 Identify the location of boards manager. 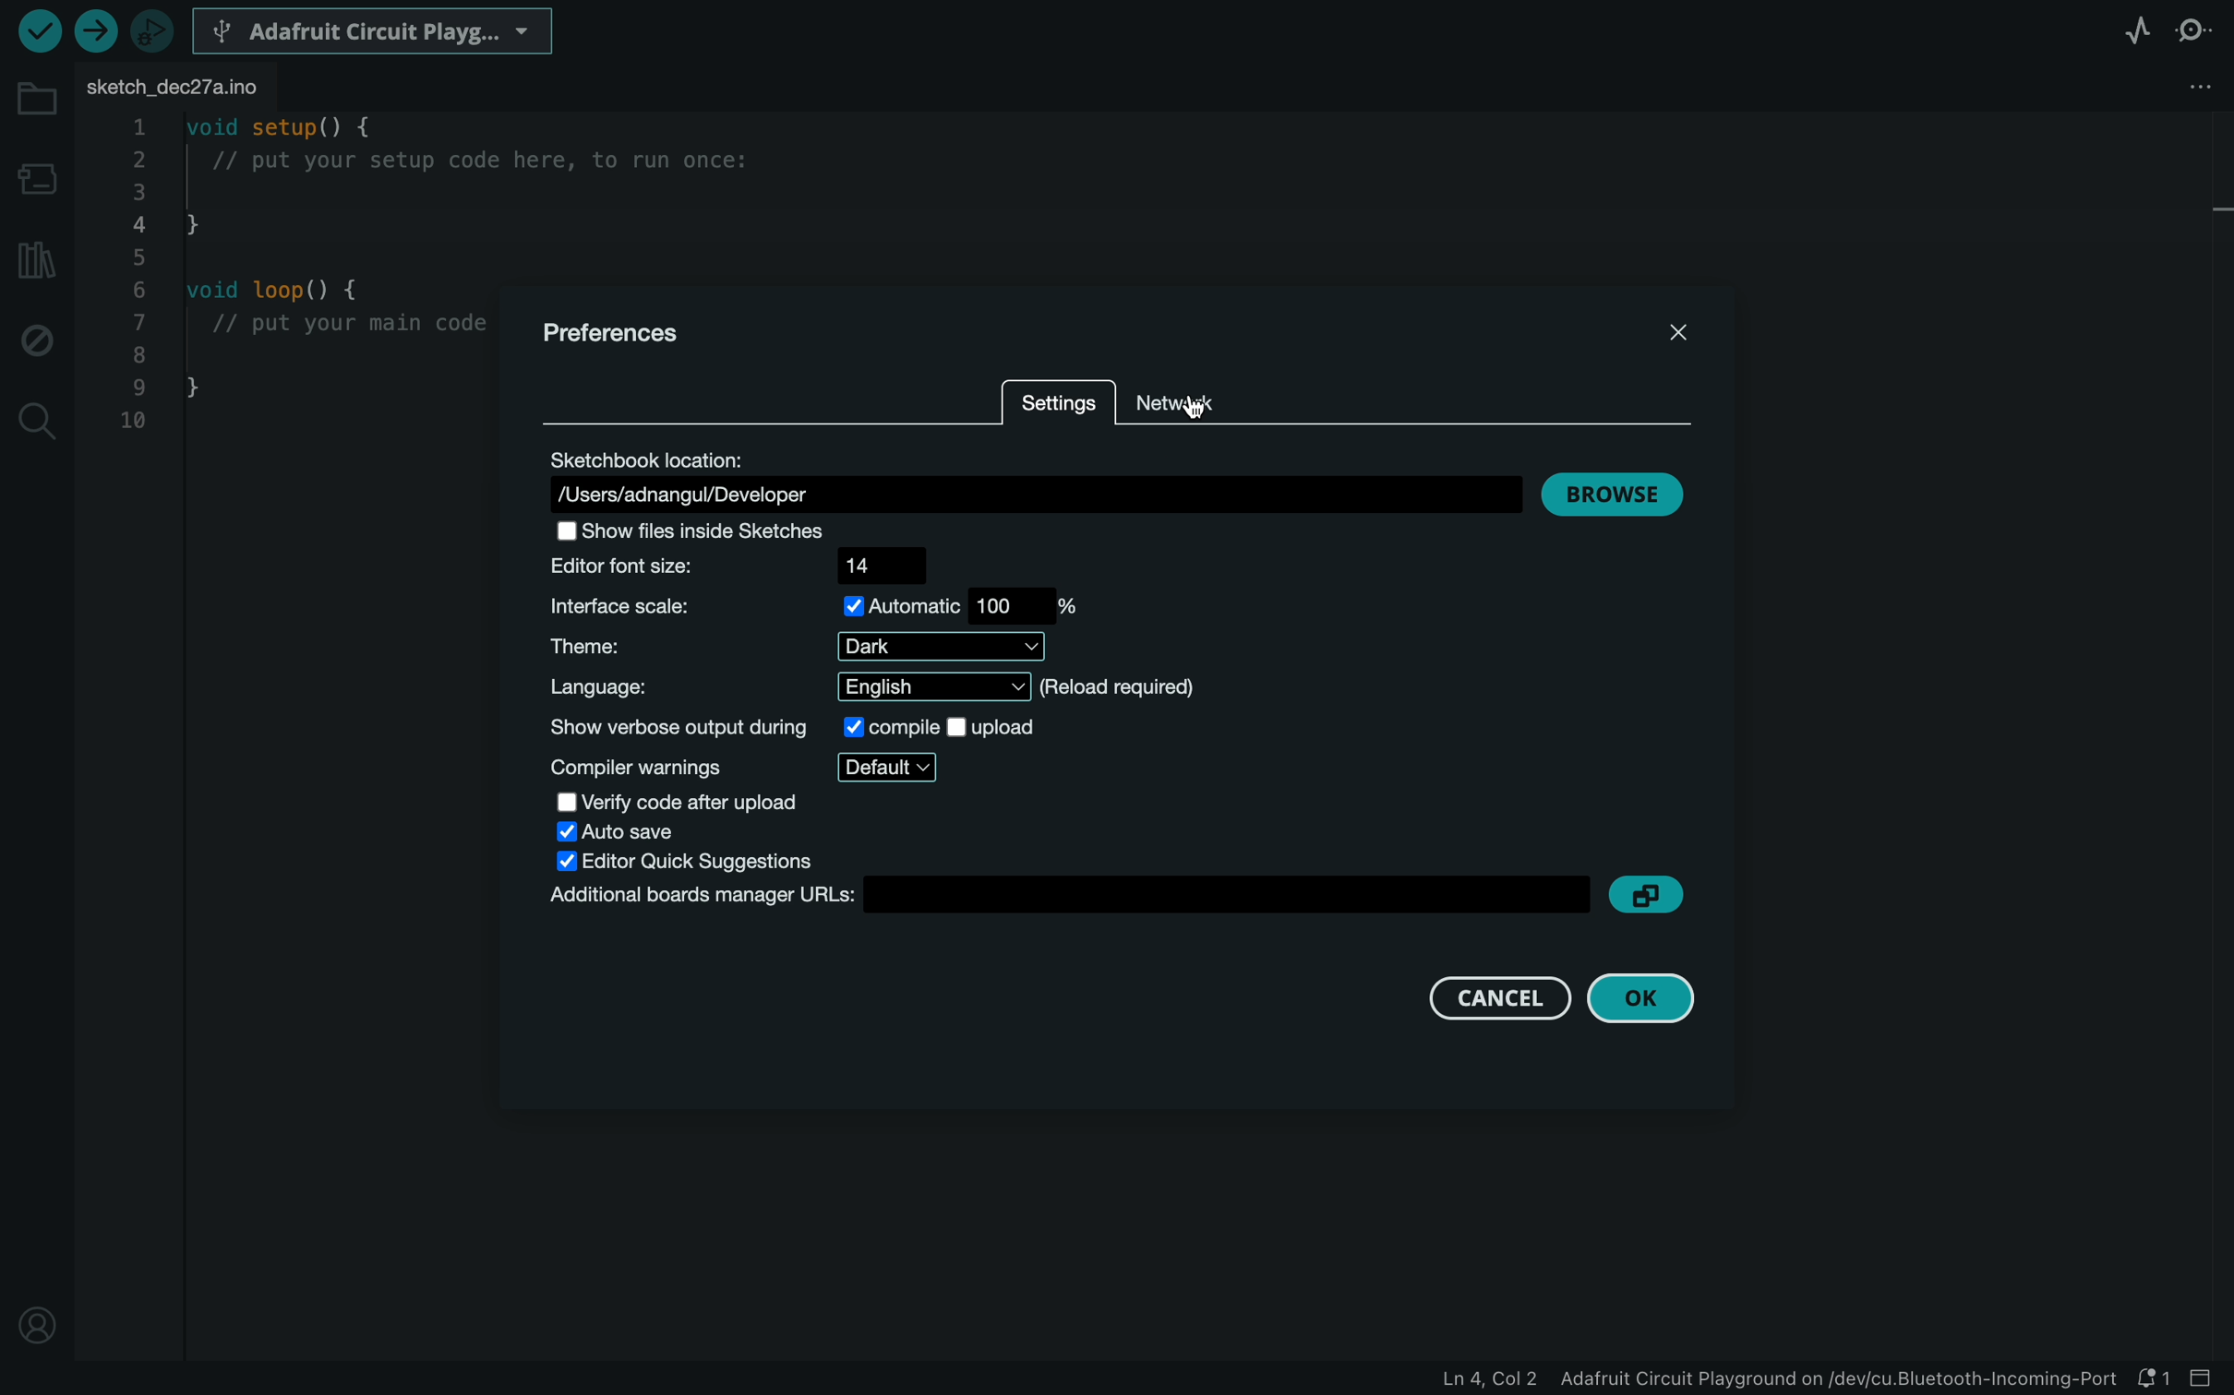
(1070, 897).